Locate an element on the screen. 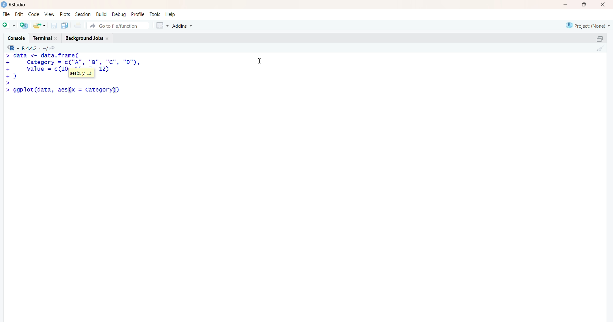 This screenshot has width=613, height=322. logo is located at coordinates (4, 4).